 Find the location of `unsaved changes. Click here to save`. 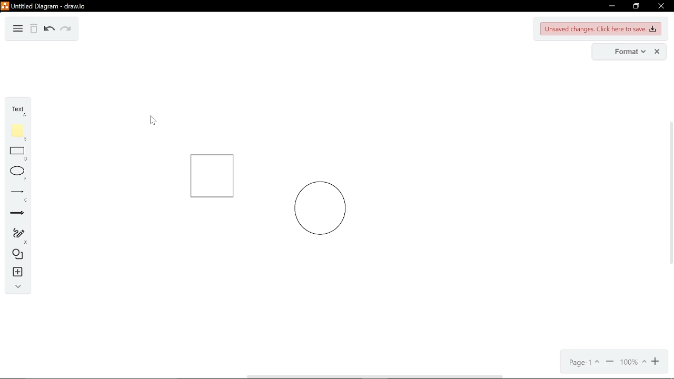

unsaved changes. Click here to save is located at coordinates (601, 29).